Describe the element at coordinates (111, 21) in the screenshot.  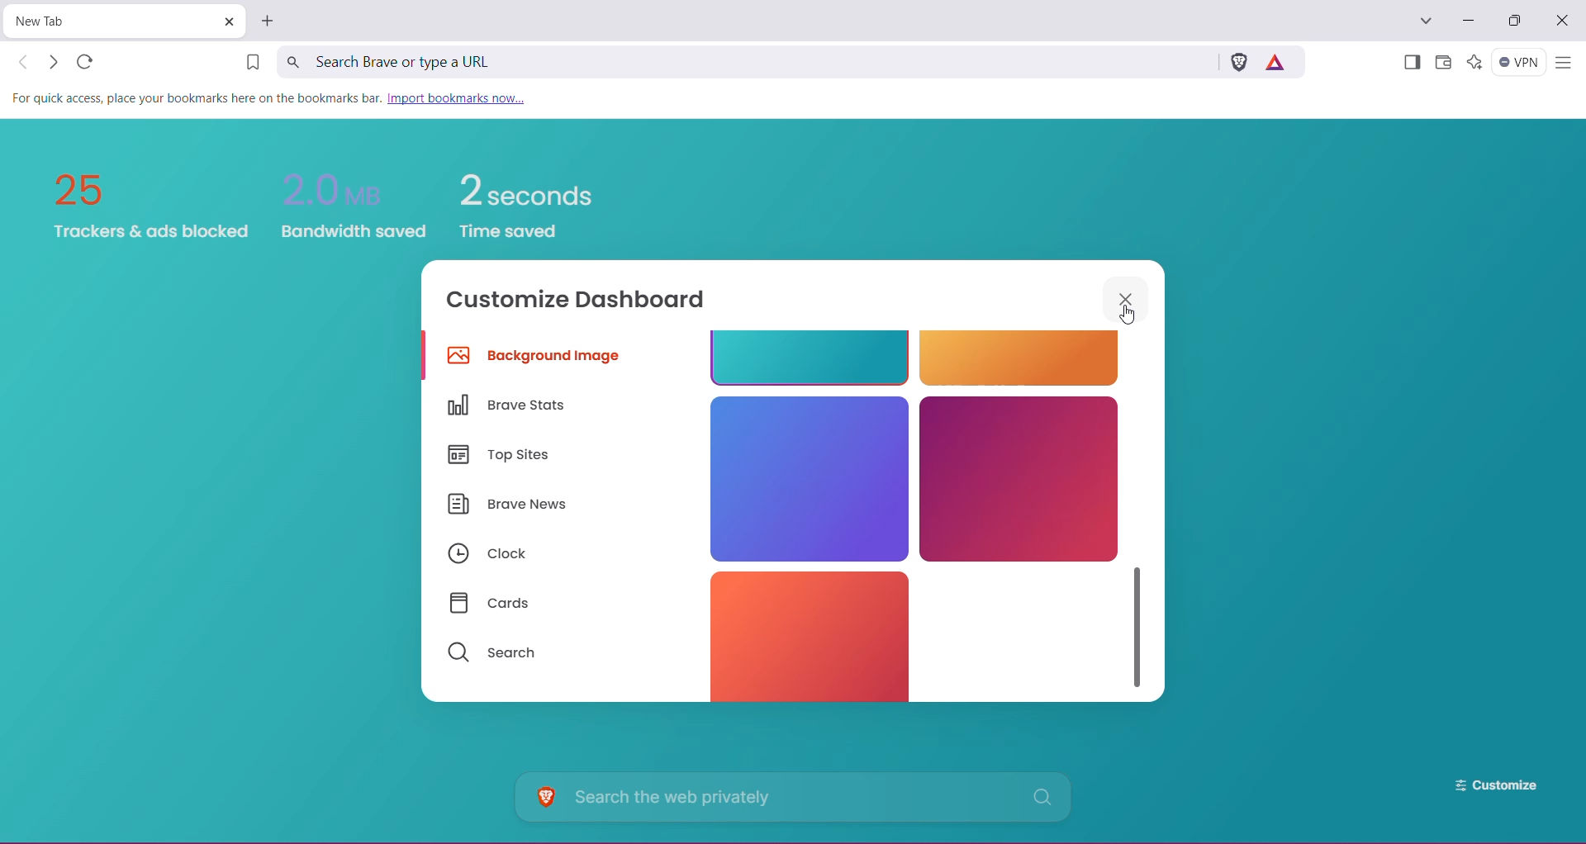
I see `New Tab` at that location.